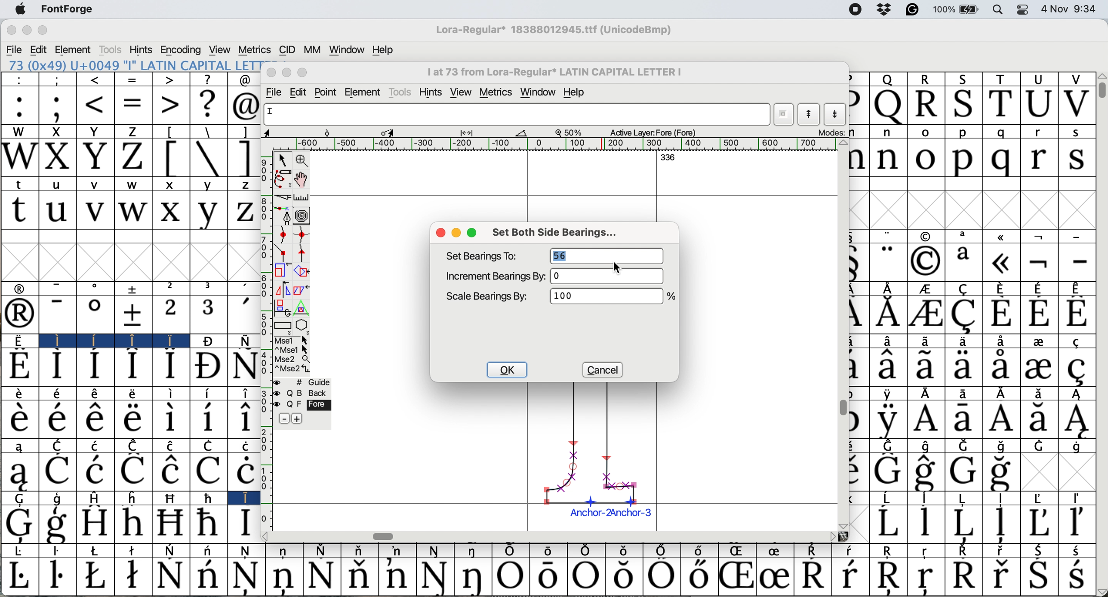  Describe the element at coordinates (886, 261) in the screenshot. I see `"` at that location.